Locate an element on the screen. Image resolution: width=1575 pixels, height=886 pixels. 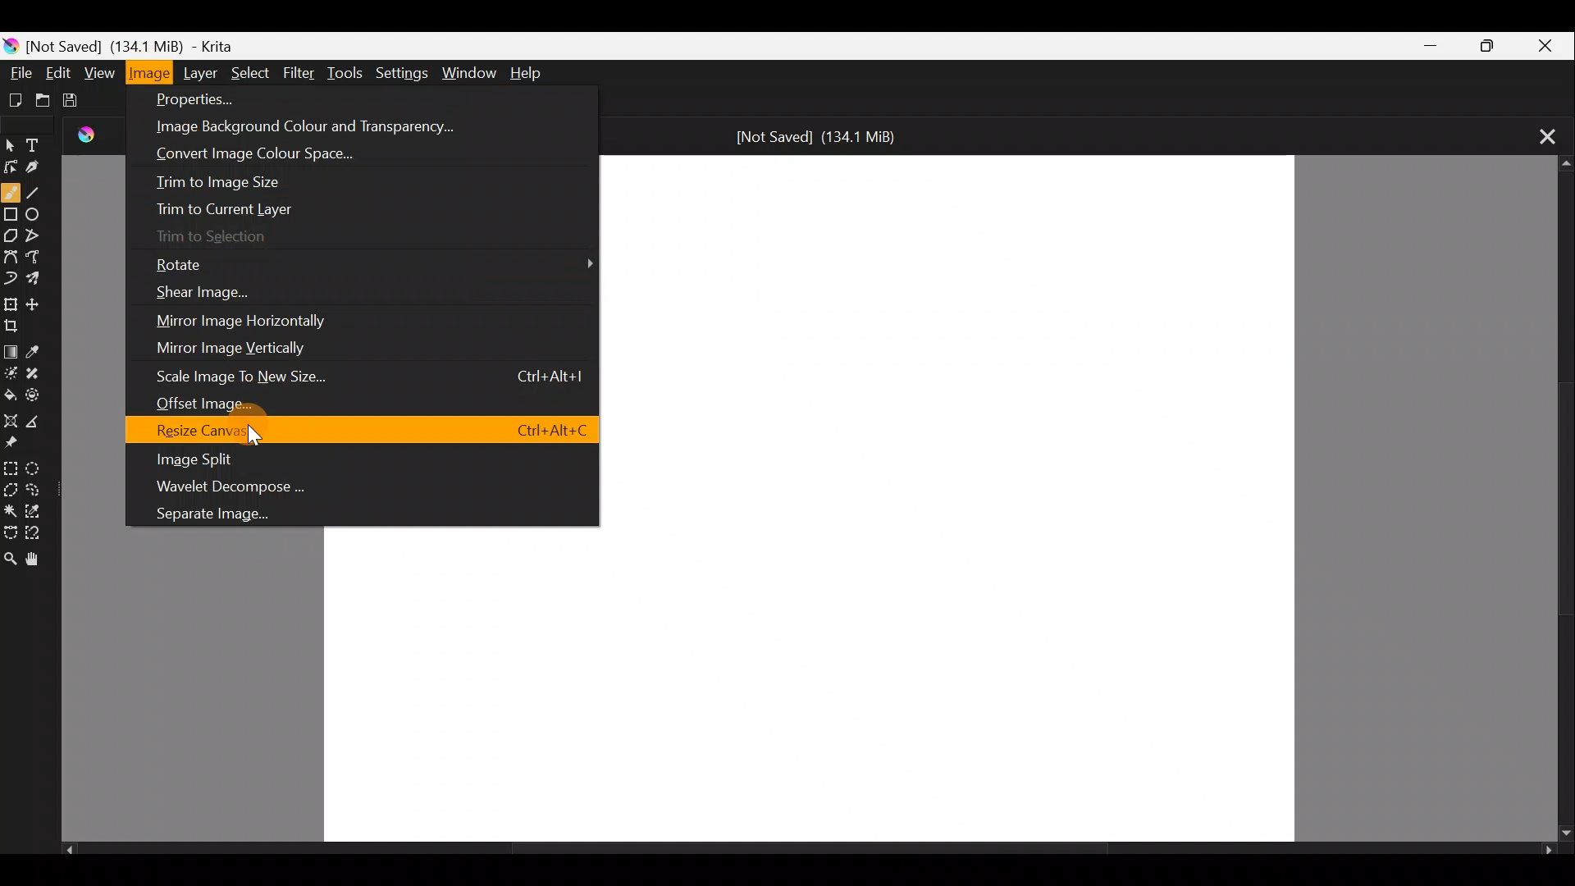
Reference images tool is located at coordinates (13, 445).